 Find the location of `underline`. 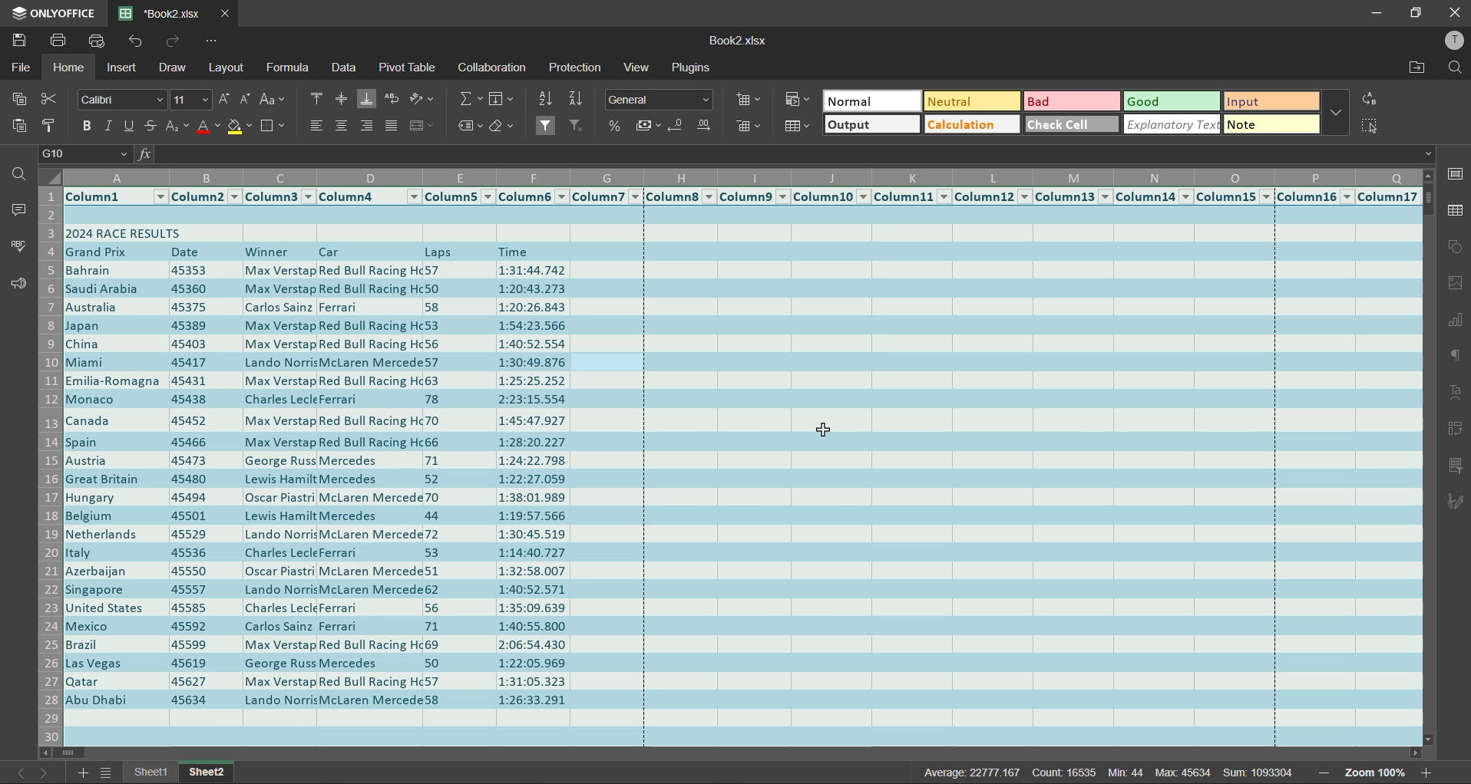

underline is located at coordinates (130, 127).